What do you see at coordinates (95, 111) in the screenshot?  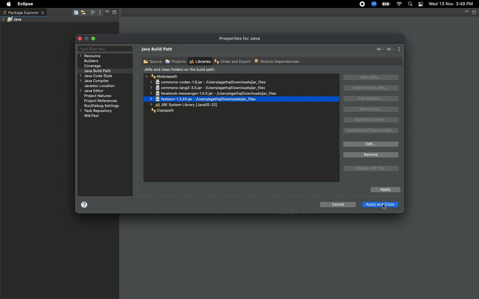 I see `Task repository` at bounding box center [95, 111].